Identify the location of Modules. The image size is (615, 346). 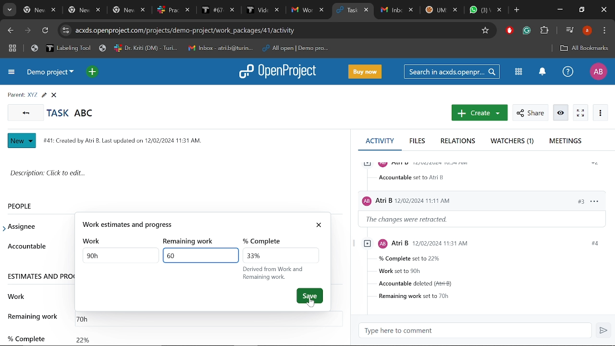
(518, 72).